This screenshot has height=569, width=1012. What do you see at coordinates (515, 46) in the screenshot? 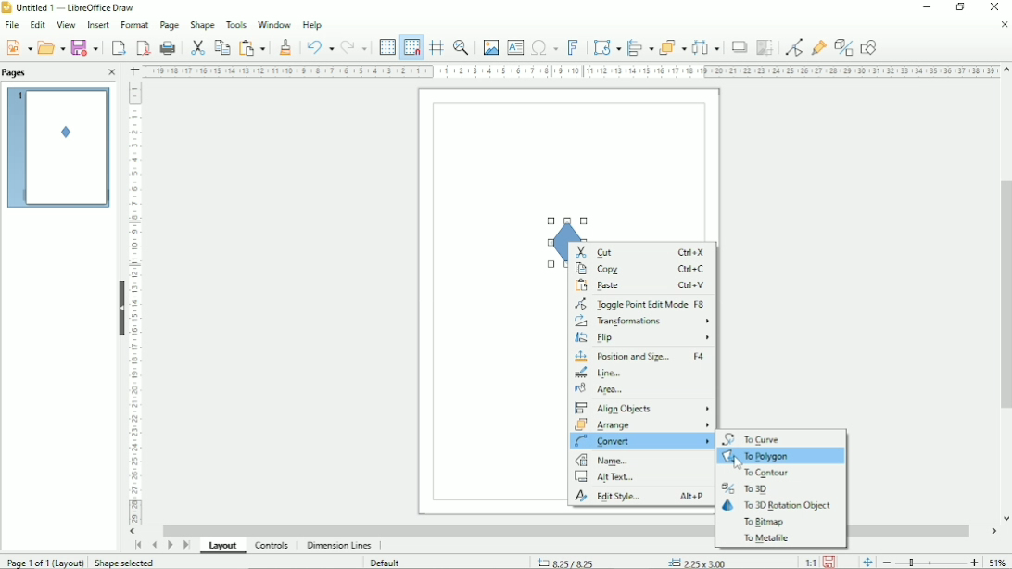
I see `Insert text box` at bounding box center [515, 46].